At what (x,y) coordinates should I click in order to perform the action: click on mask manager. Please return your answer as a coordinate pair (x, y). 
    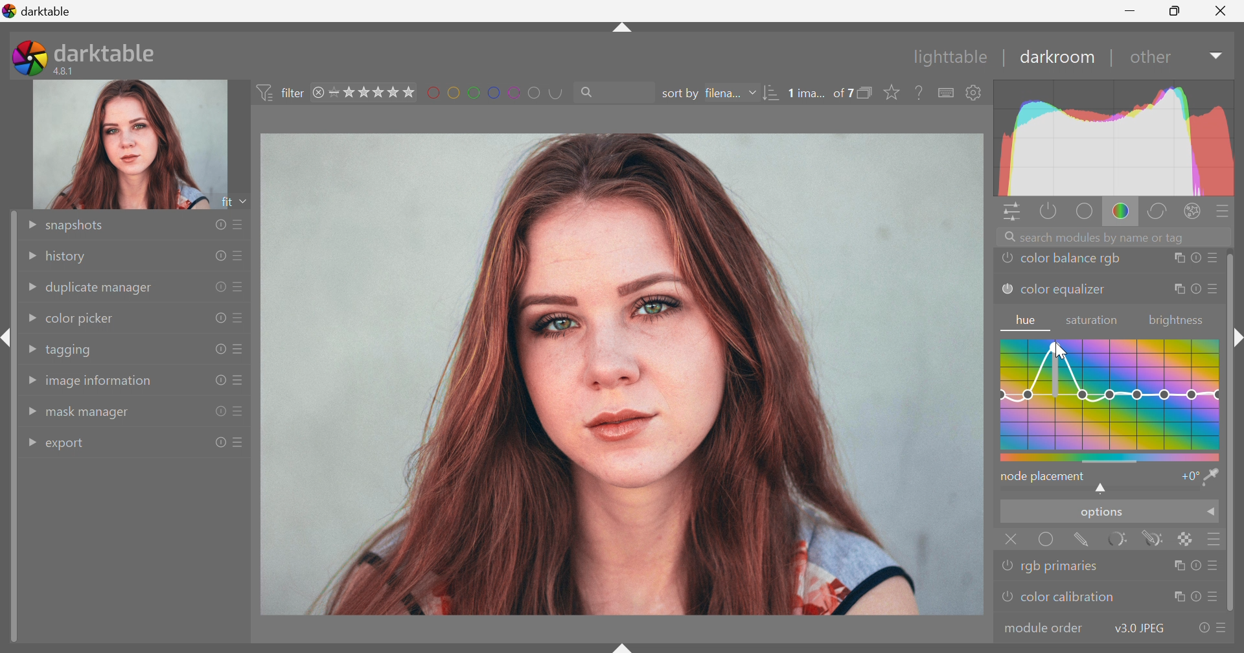
    Looking at the image, I should click on (90, 415).